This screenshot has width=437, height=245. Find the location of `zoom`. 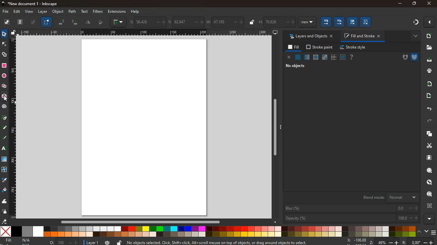

zoom is located at coordinates (360, 241).